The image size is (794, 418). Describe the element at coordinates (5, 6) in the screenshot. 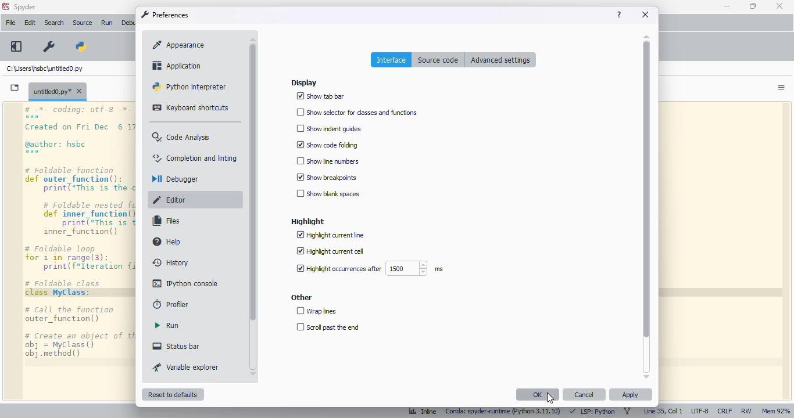

I see `logo` at that location.